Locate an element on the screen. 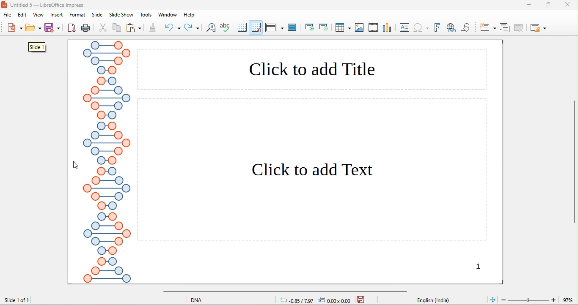 This screenshot has width=578, height=305. window is located at coordinates (167, 14).